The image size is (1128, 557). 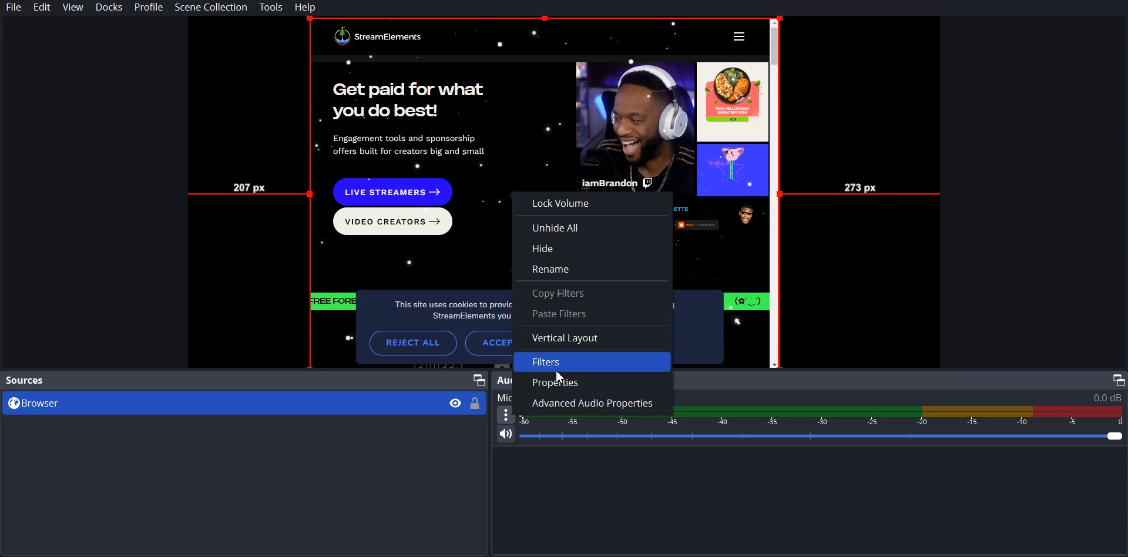 What do you see at coordinates (14, 8) in the screenshot?
I see `File` at bounding box center [14, 8].